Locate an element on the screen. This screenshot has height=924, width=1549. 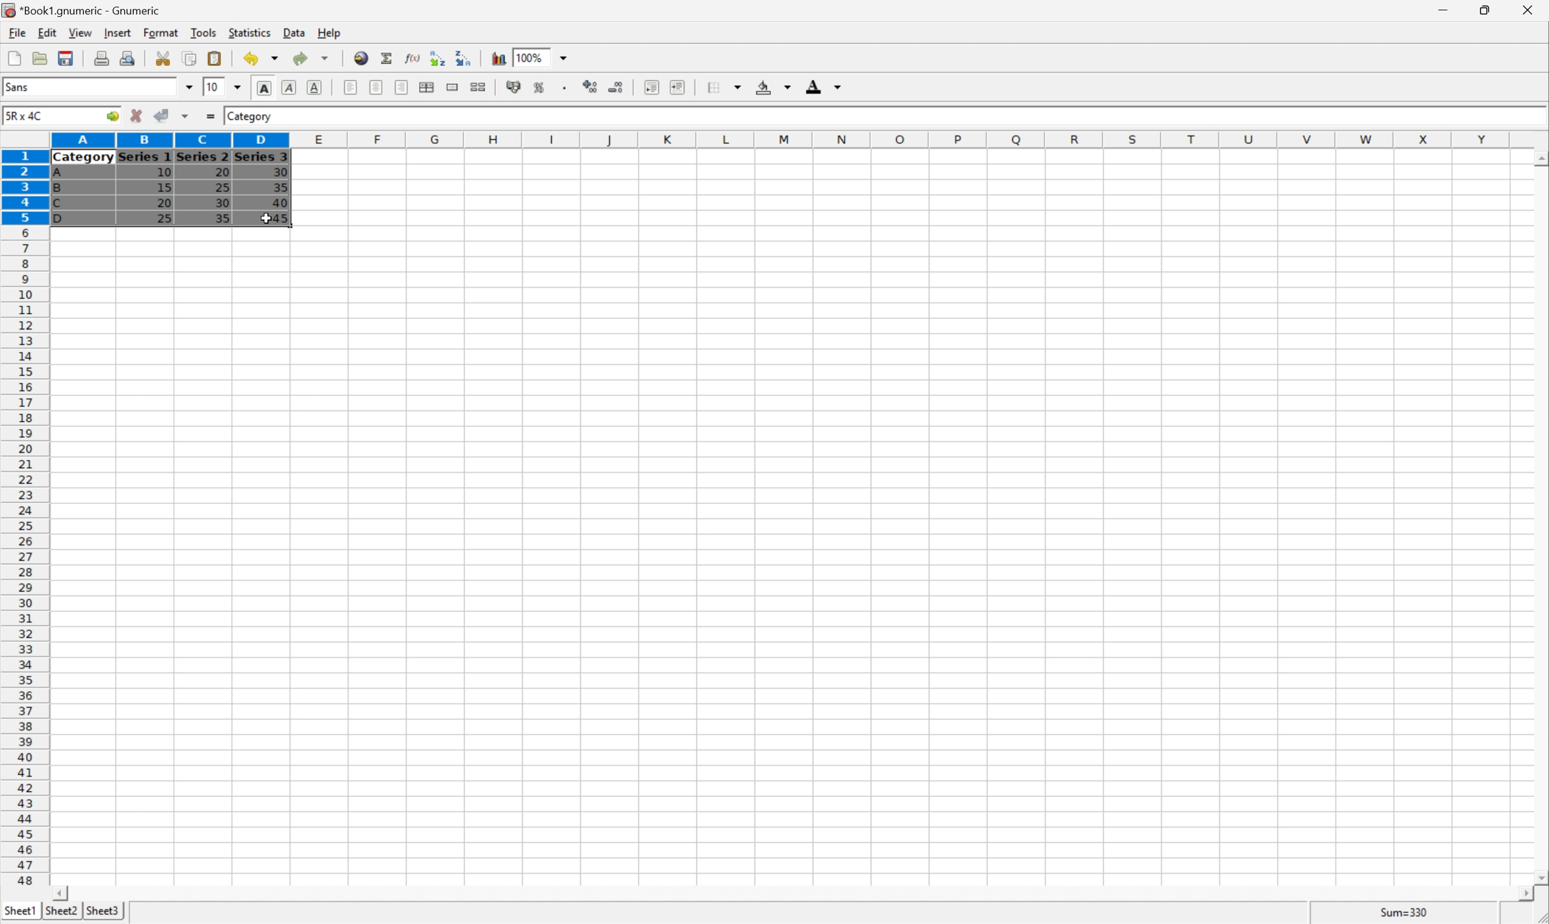
Cut selection is located at coordinates (164, 59).